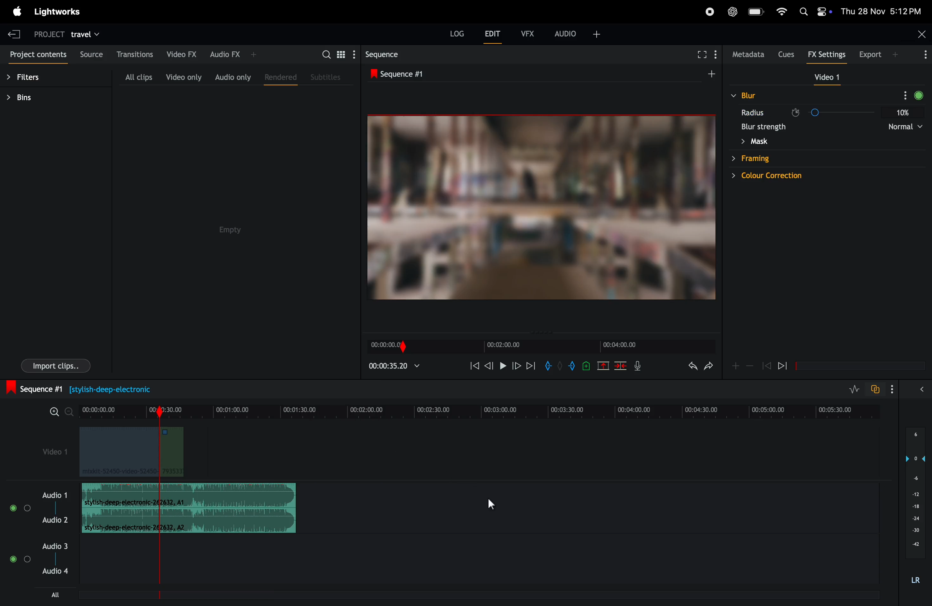 The image size is (932, 606). I want to click on video only, so click(182, 77).